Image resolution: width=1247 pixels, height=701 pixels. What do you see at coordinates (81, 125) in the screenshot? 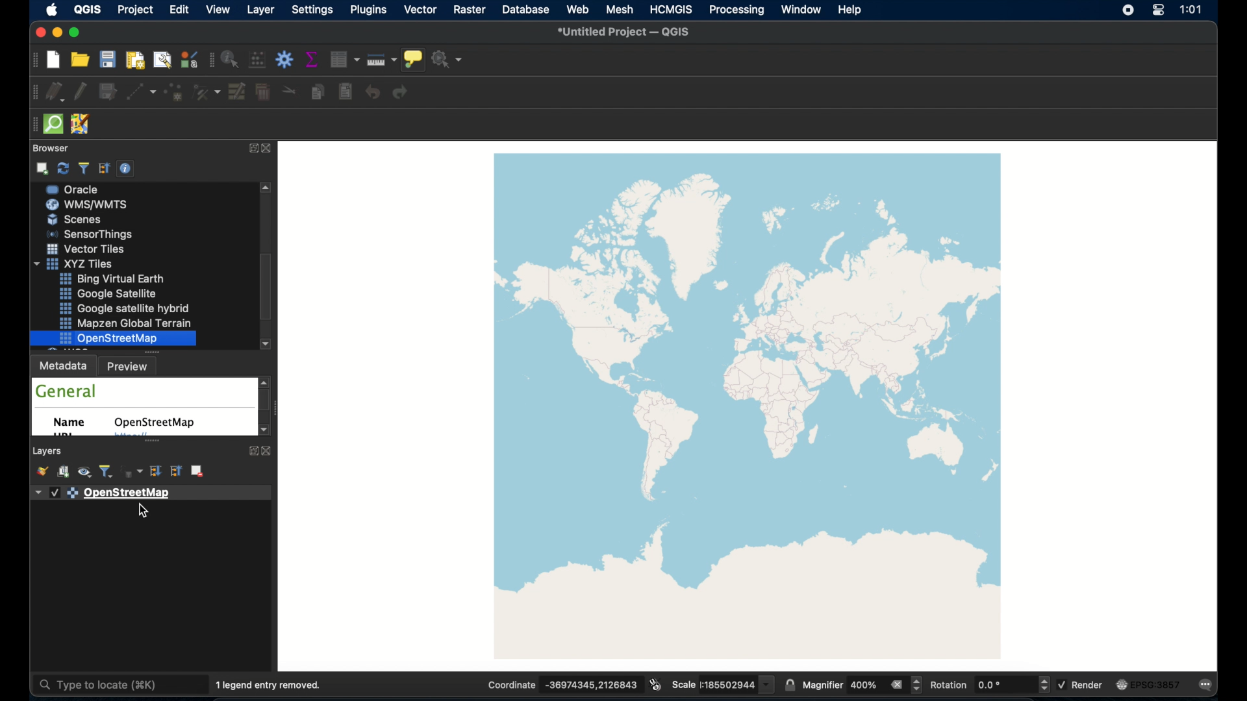
I see `JSOM remote` at bounding box center [81, 125].